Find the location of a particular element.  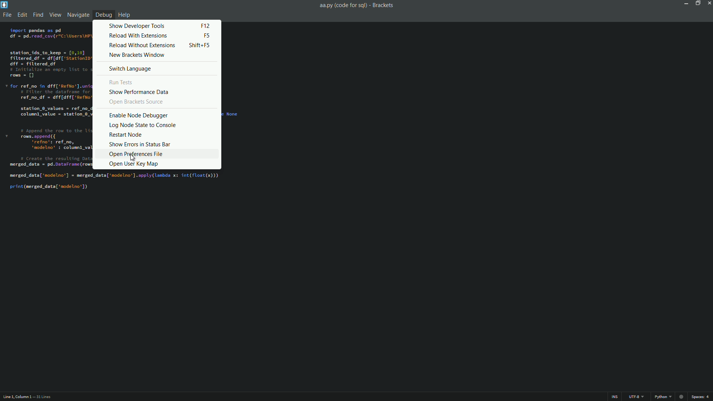

reload without extensions is located at coordinates (141, 45).